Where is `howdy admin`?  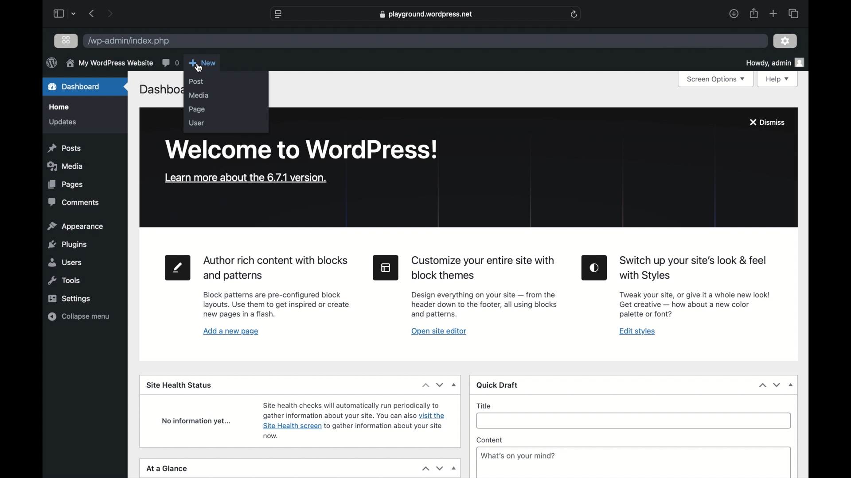
howdy admin is located at coordinates (775, 62).